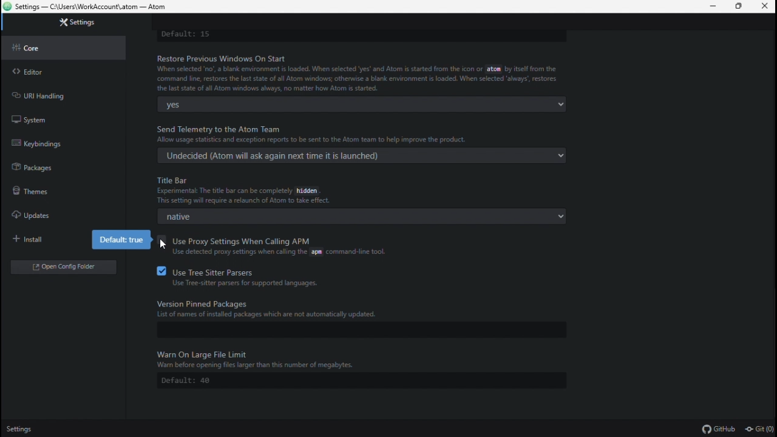 The height and width of the screenshot is (437, 777). I want to click on install, so click(46, 240).